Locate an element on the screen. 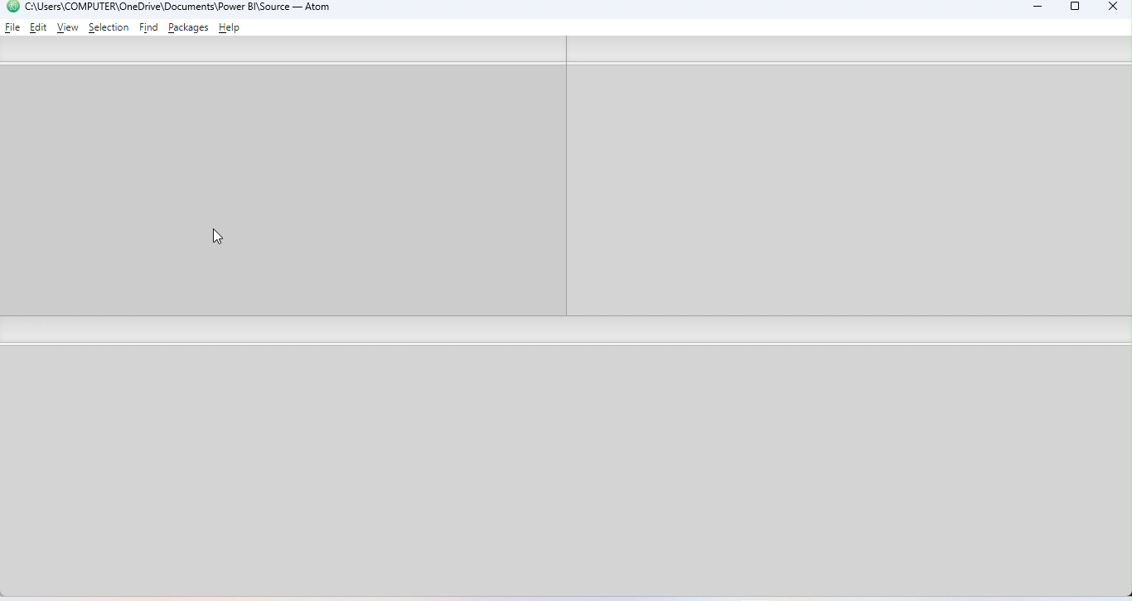 The height and width of the screenshot is (601, 1132). Packages is located at coordinates (191, 27).